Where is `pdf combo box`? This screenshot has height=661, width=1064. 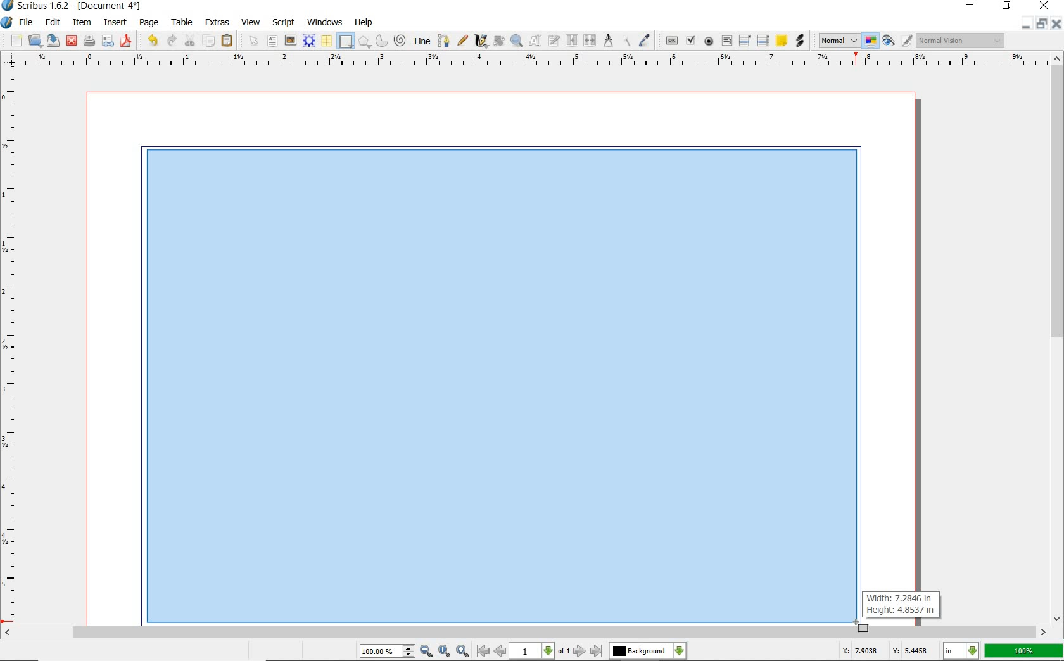
pdf combo box is located at coordinates (744, 40).